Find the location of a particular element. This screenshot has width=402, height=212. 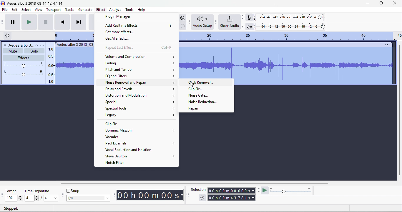

noise reduction is located at coordinates (204, 102).